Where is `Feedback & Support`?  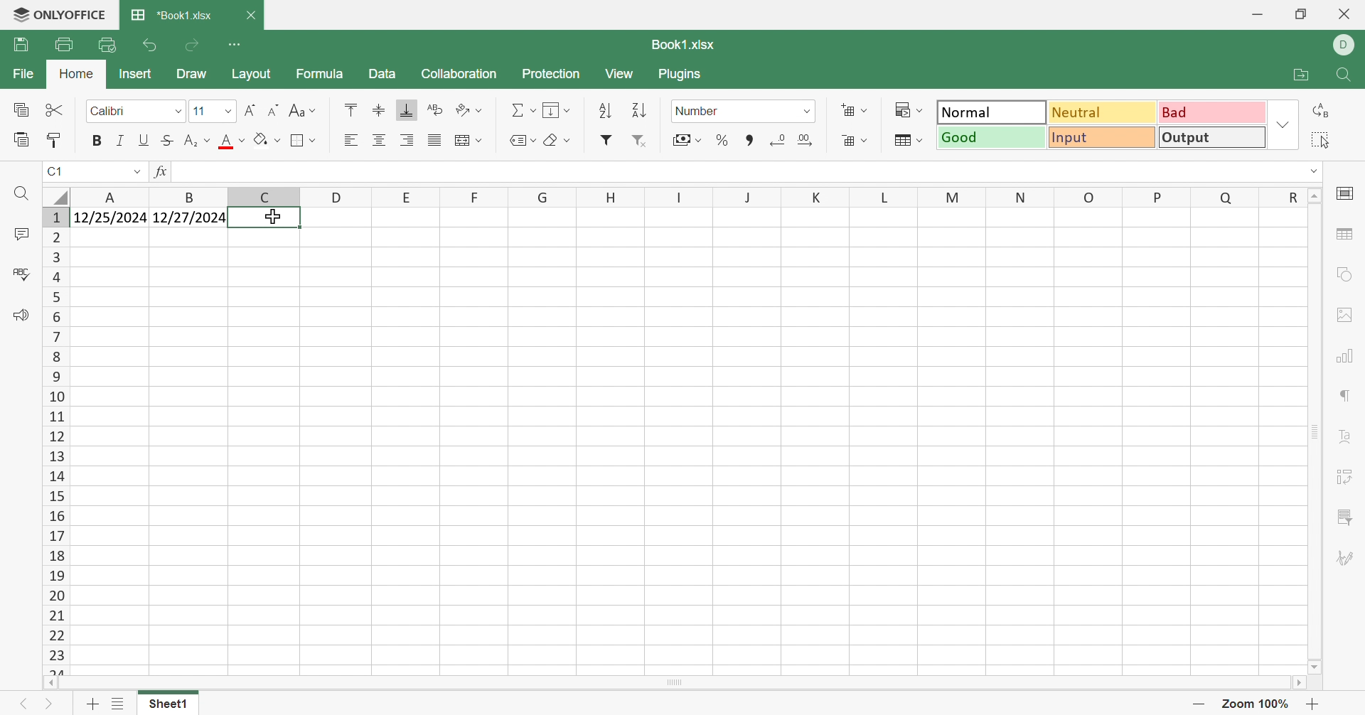 Feedback & Support is located at coordinates (22, 315).